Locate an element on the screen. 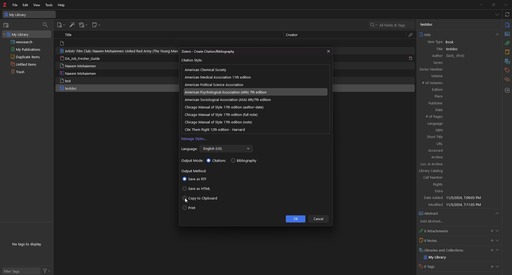 This screenshot has height=275, width=512. american medical association is located at coordinates (221, 77).